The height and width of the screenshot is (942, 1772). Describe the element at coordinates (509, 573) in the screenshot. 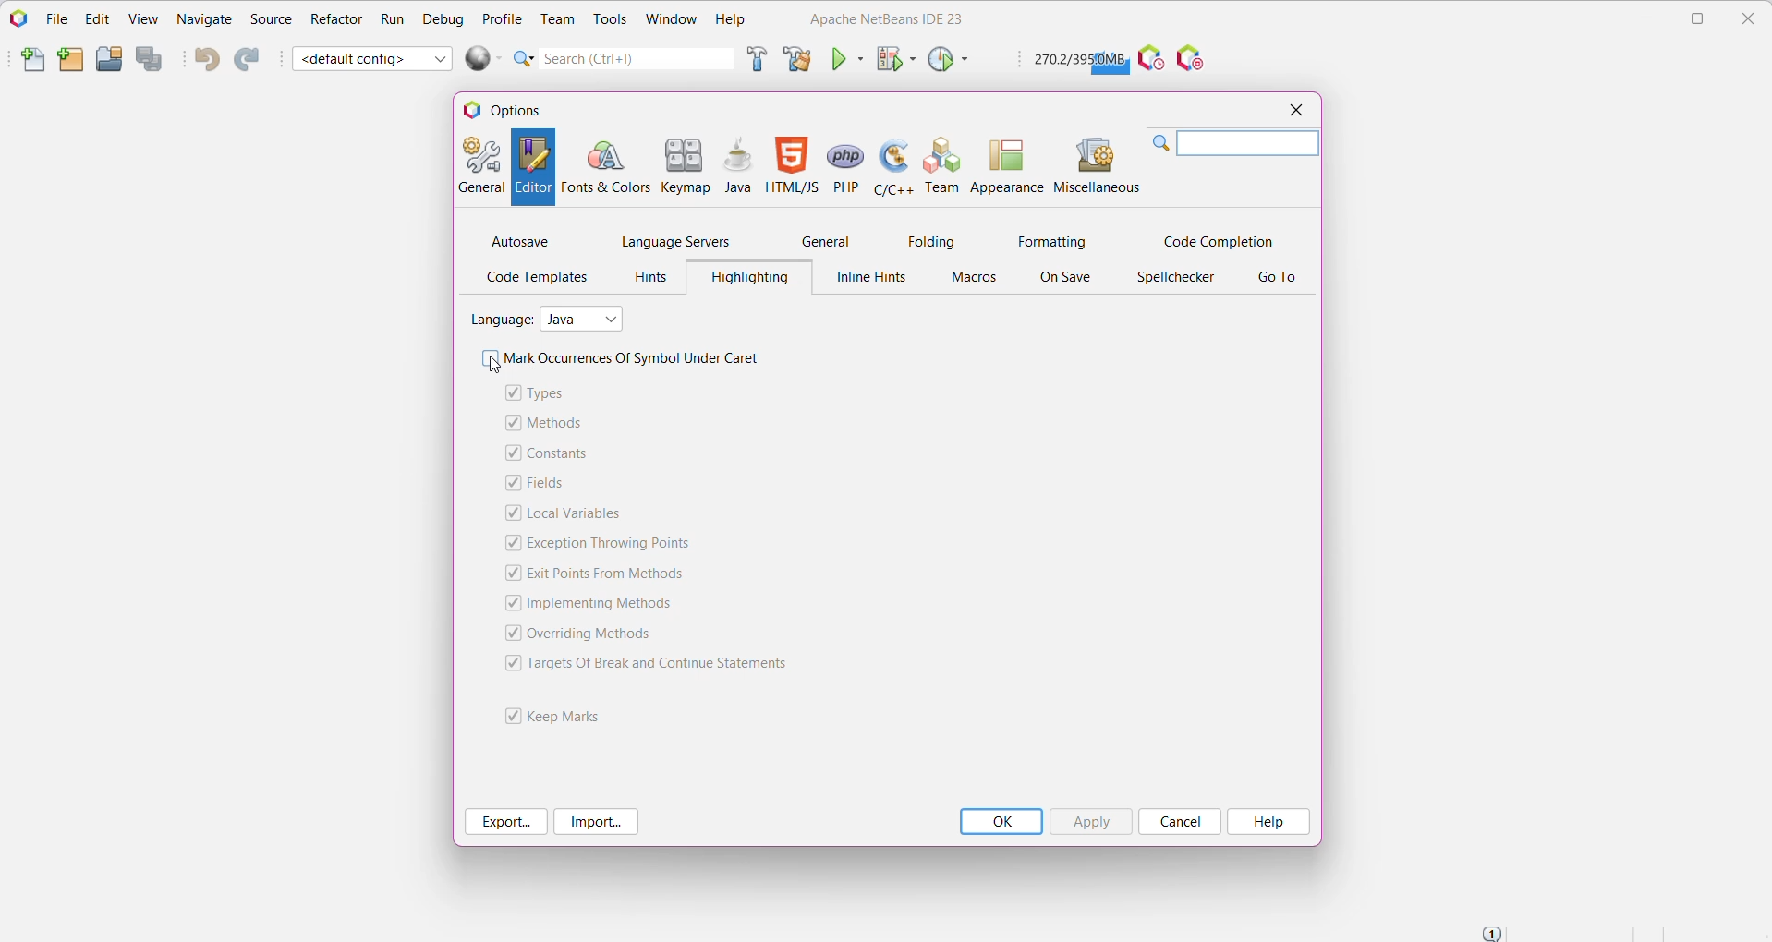

I see `checkbox` at that location.